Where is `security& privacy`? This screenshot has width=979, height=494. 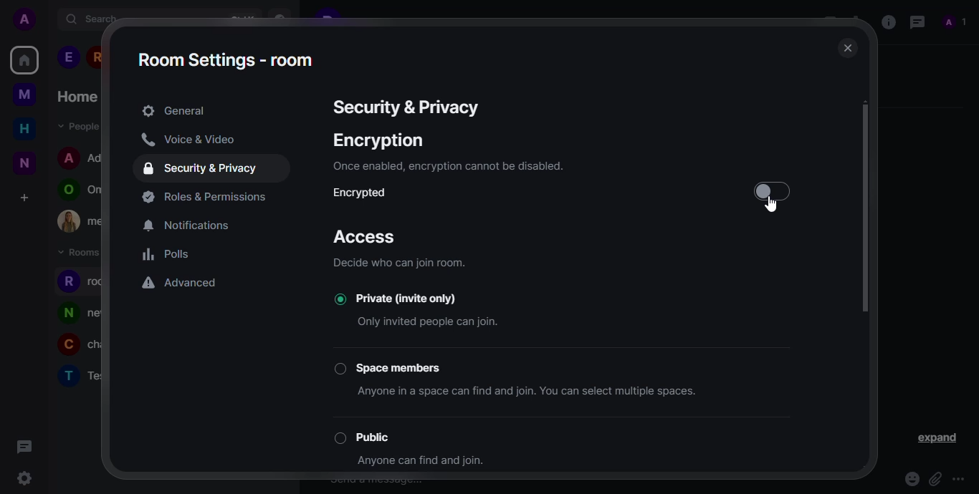 security& privacy is located at coordinates (411, 107).